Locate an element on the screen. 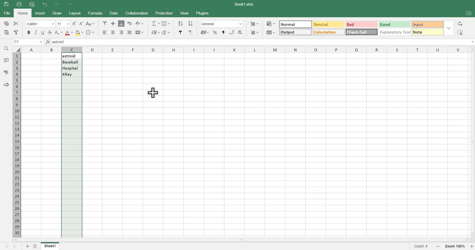  Redo is located at coordinates (57, 5).